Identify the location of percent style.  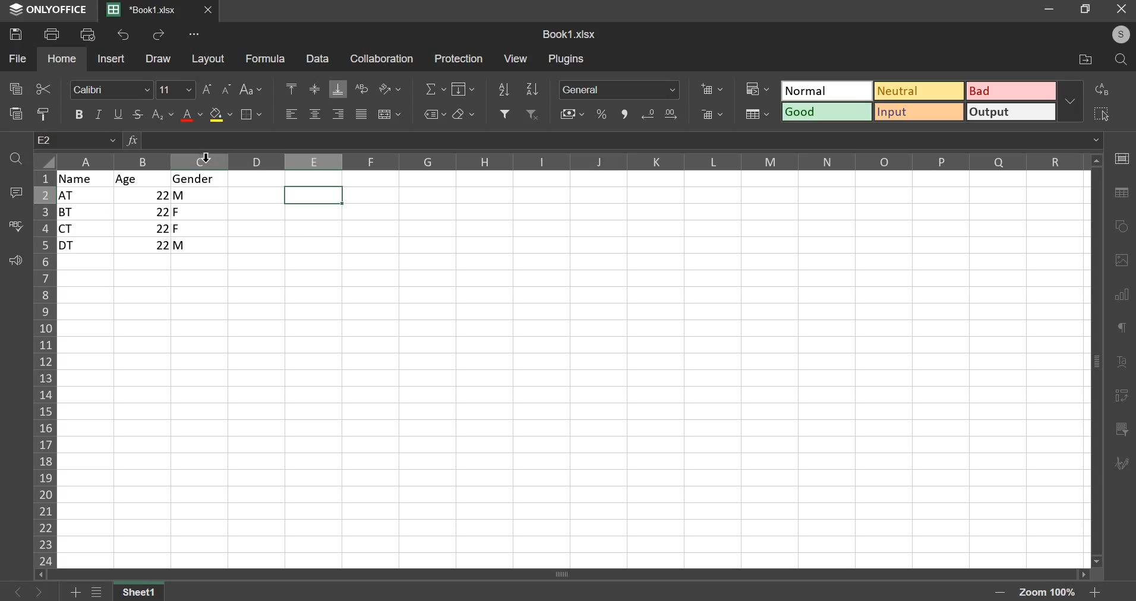
(601, 115).